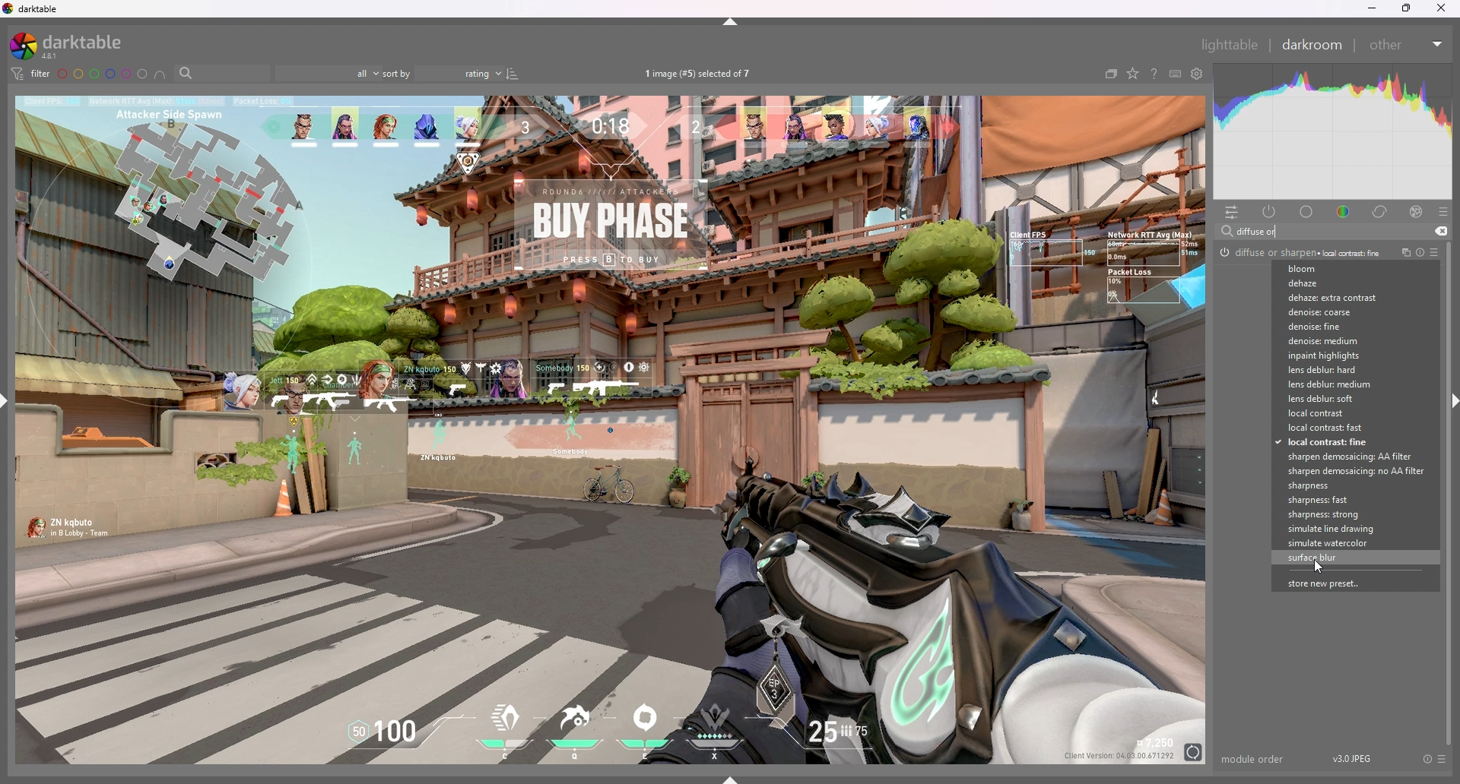 This screenshot has height=784, width=1460. What do you see at coordinates (443, 74) in the screenshot?
I see `sort by` at bounding box center [443, 74].